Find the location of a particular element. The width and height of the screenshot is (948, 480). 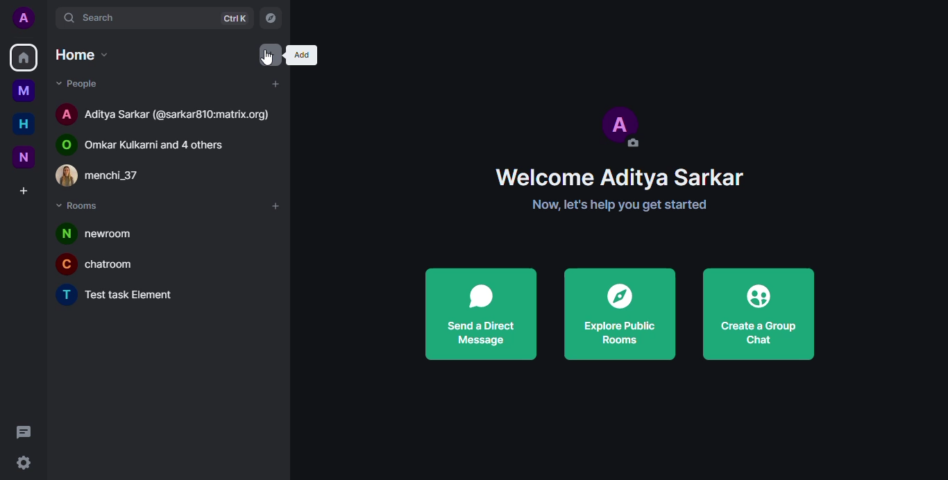

Aditya Sarkar room is located at coordinates (164, 112).